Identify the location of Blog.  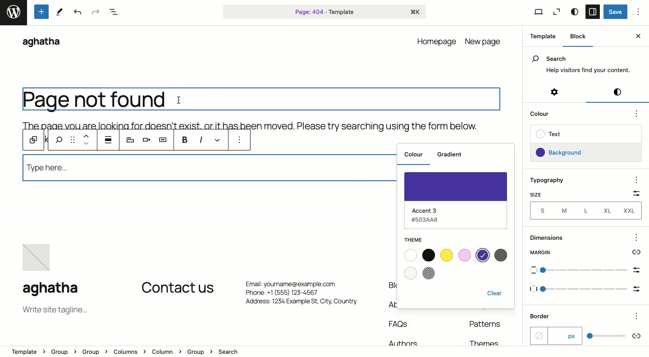
(391, 286).